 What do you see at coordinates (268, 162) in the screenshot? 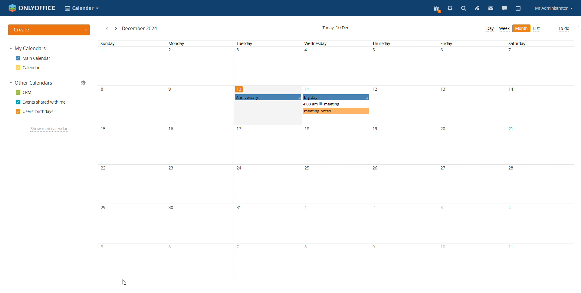
I see `tuesday` at bounding box center [268, 162].